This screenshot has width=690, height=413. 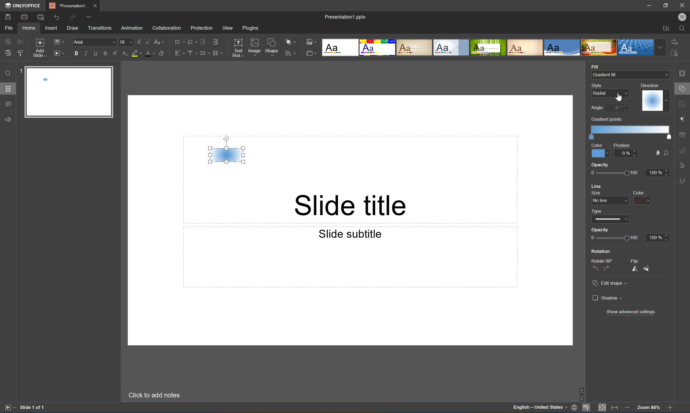 What do you see at coordinates (132, 27) in the screenshot?
I see `Amazon` at bounding box center [132, 27].